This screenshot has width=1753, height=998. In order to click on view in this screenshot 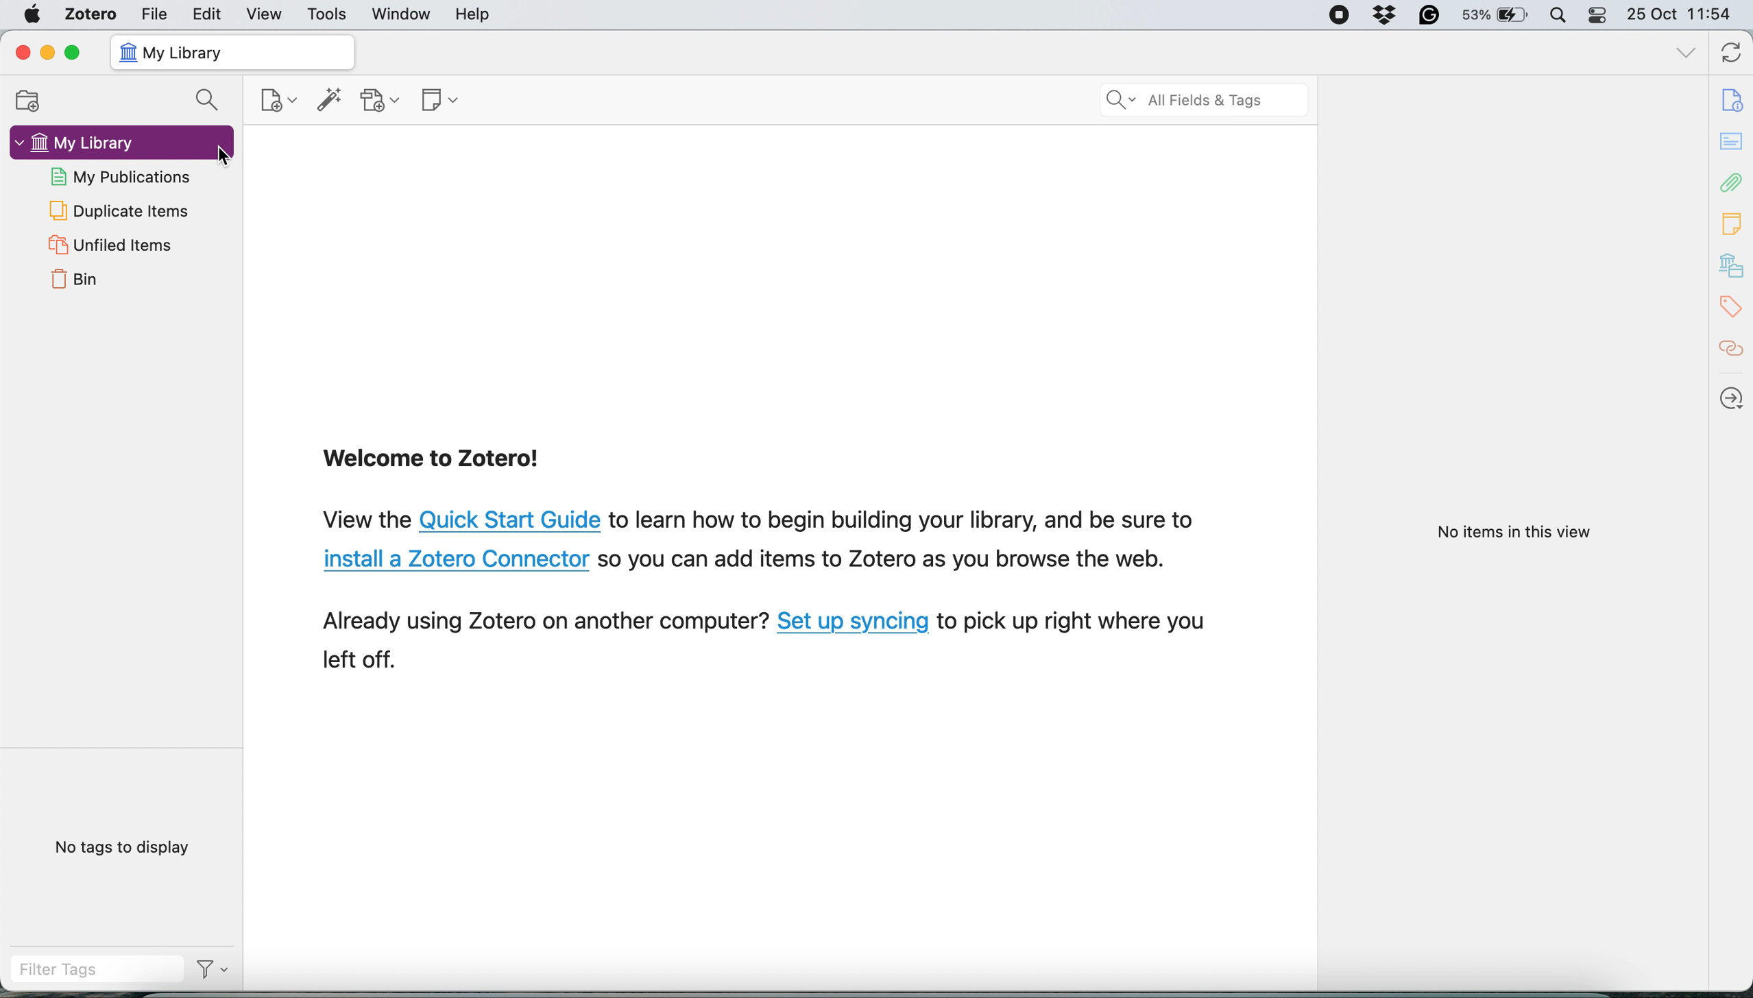, I will do `click(258, 14)`.